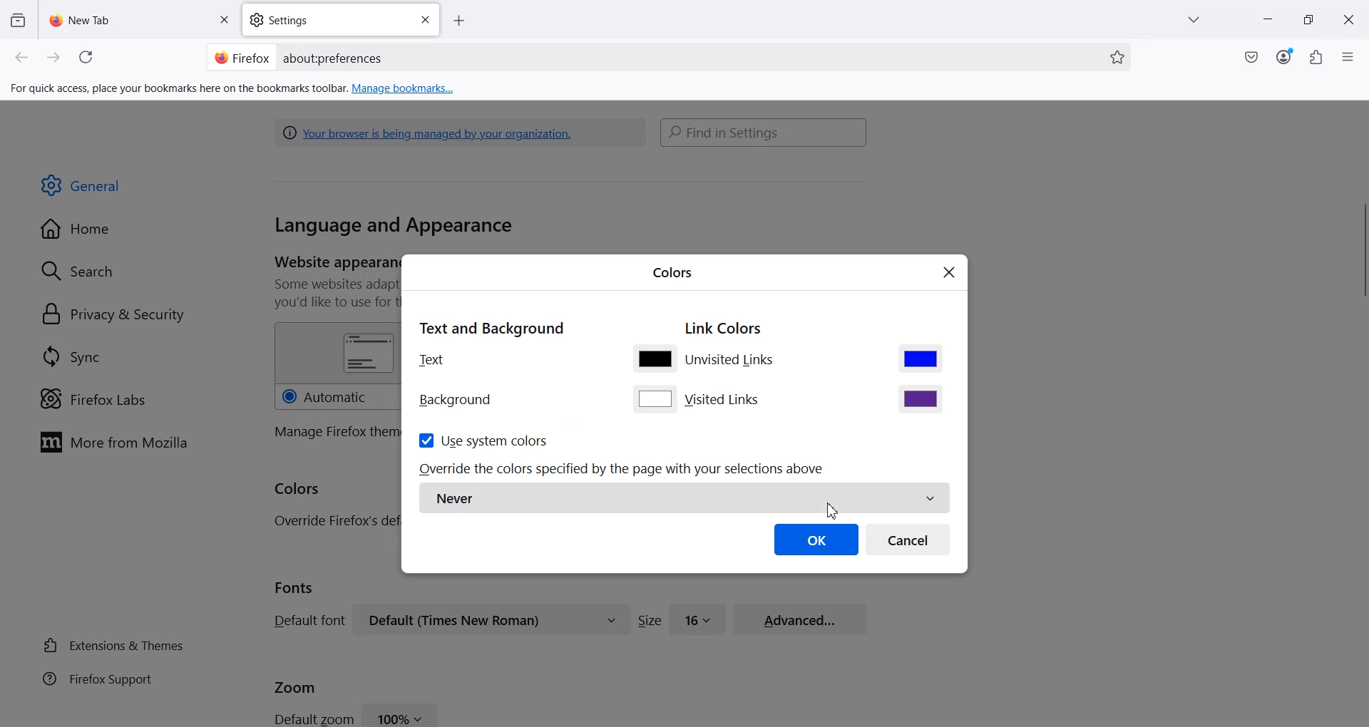 This screenshot has width=1369, height=727. Describe the element at coordinates (342, 20) in the screenshot. I see `Setting Tab` at that location.